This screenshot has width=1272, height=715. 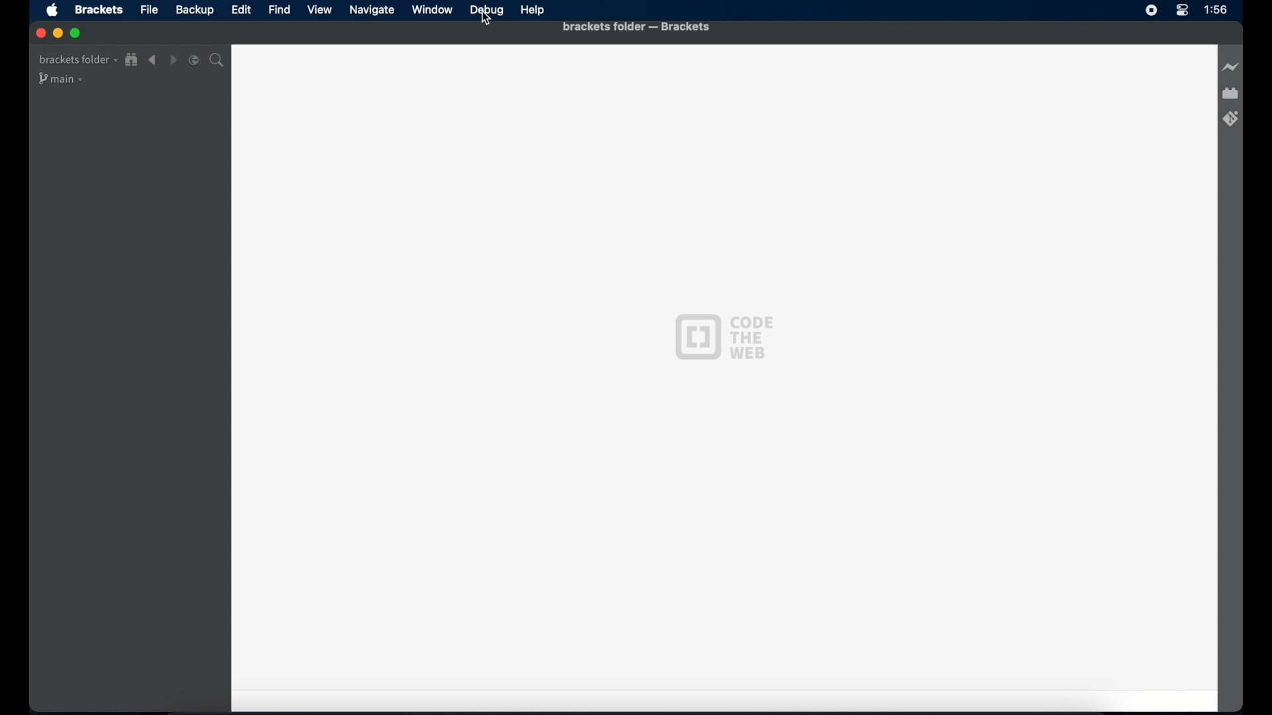 I want to click on help, so click(x=533, y=11).